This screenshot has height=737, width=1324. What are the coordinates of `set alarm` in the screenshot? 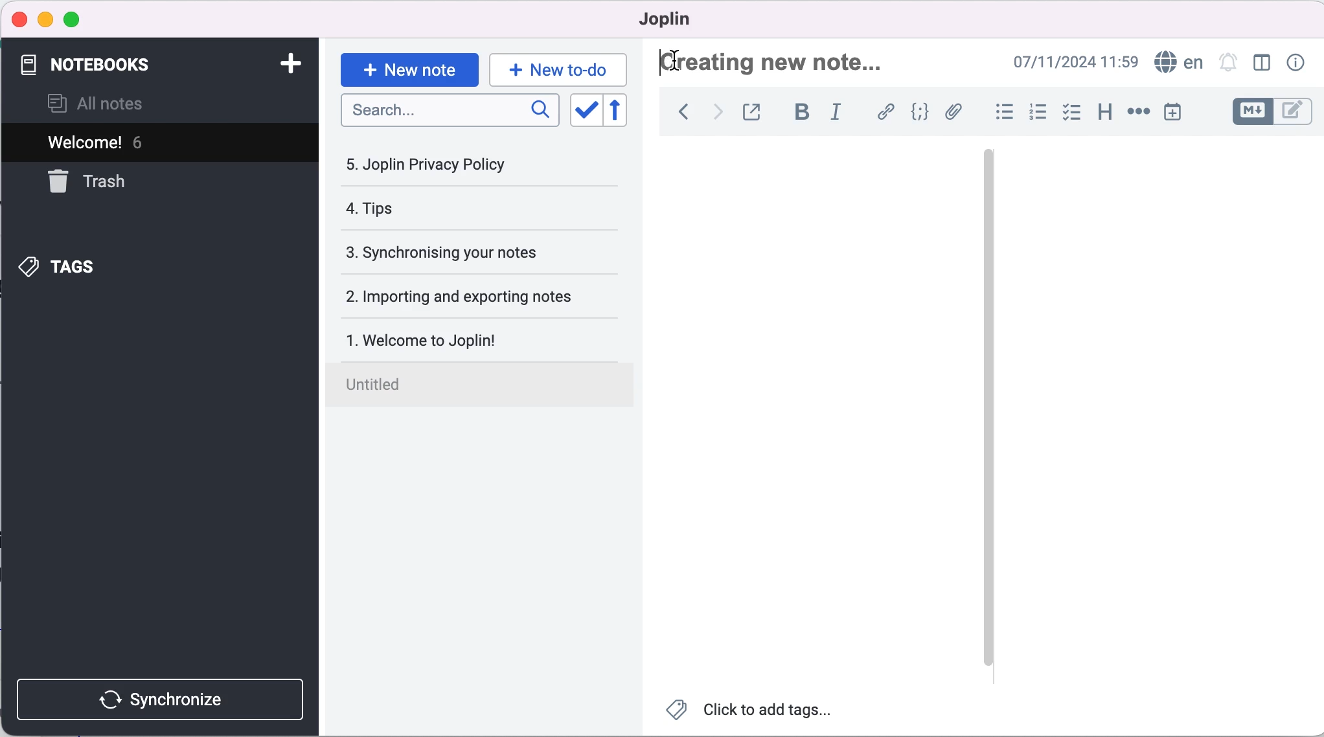 It's located at (1227, 63).